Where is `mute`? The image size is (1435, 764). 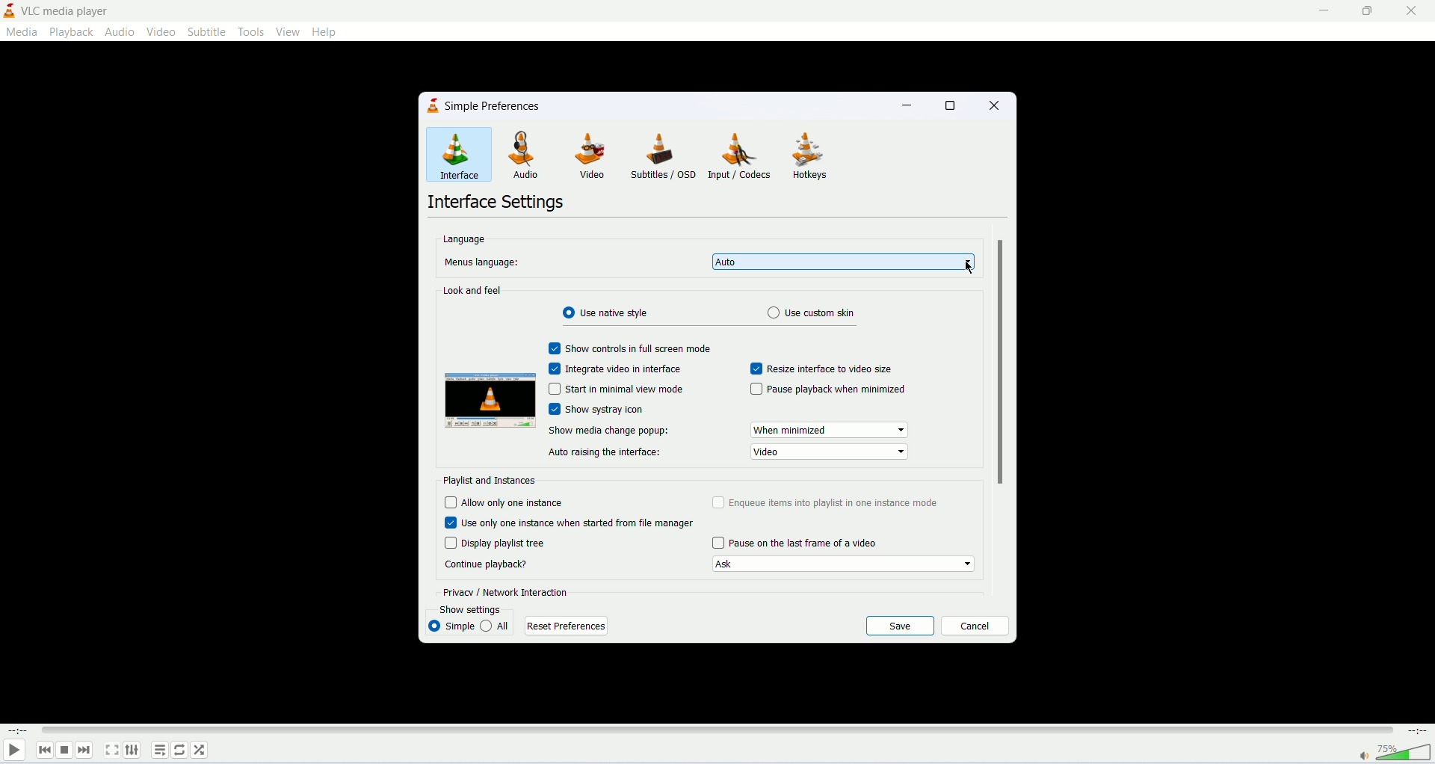 mute is located at coordinates (1364, 757).